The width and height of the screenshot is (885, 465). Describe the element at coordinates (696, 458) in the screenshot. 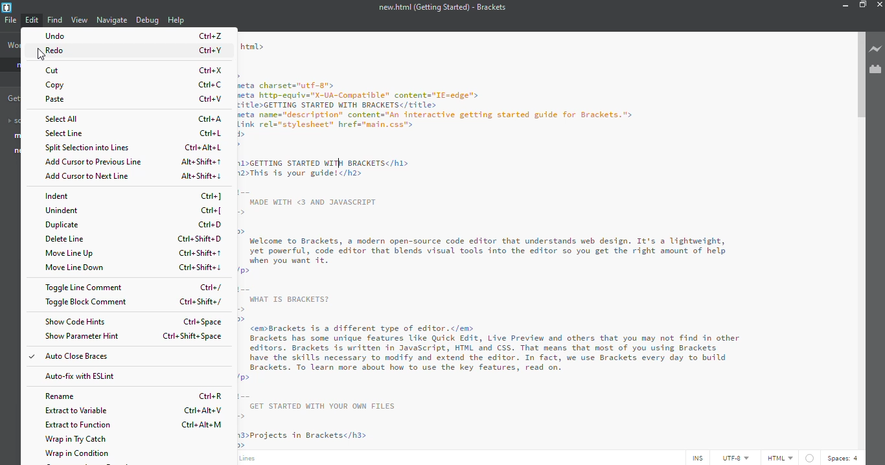

I see `ins` at that location.